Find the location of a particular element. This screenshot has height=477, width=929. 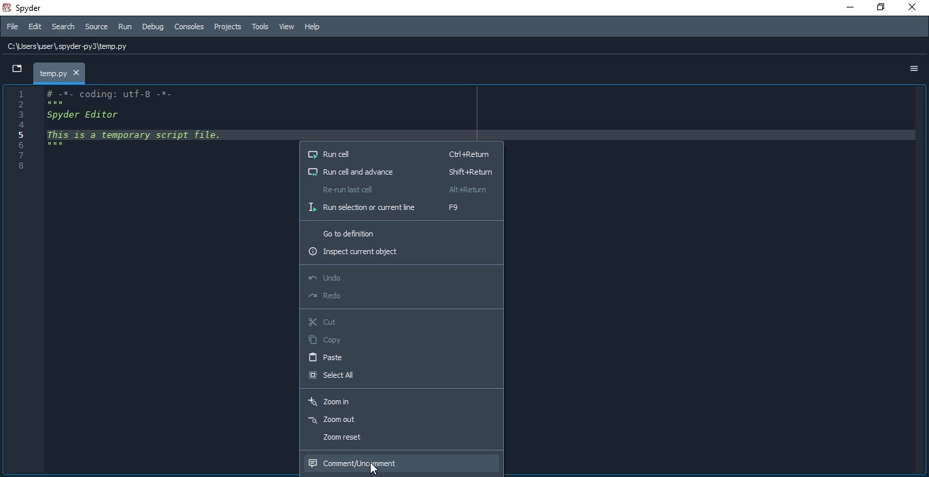

Search is located at coordinates (64, 29).